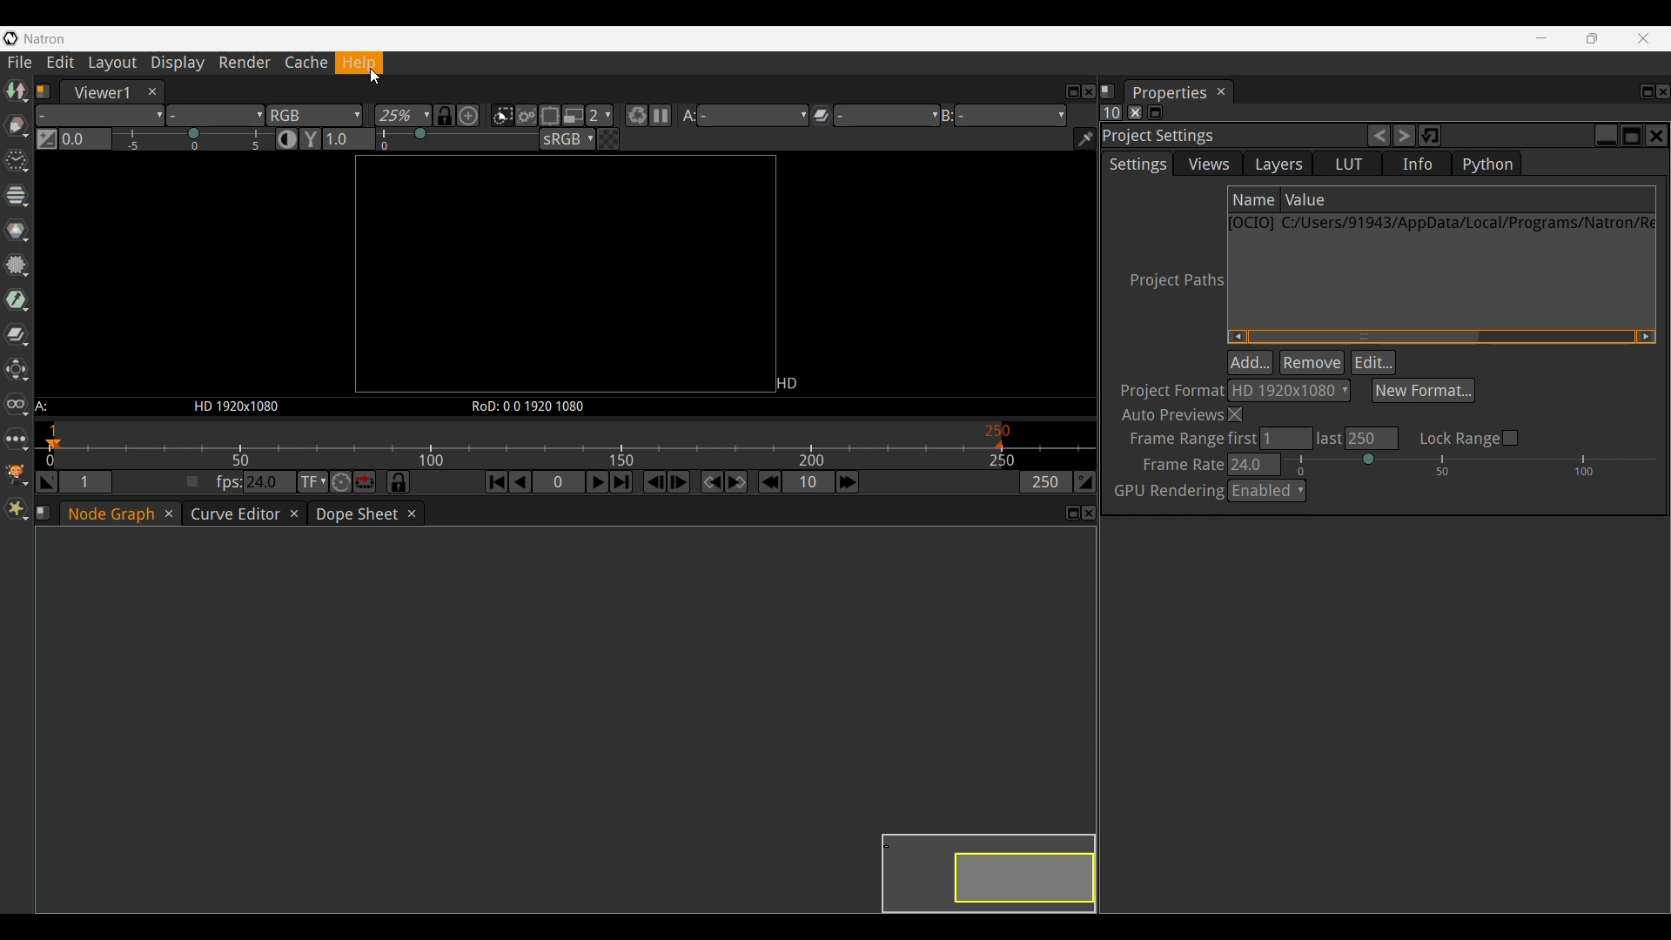 The height and width of the screenshot is (940, 1671). What do you see at coordinates (600, 115) in the screenshot?
I see `2` at bounding box center [600, 115].